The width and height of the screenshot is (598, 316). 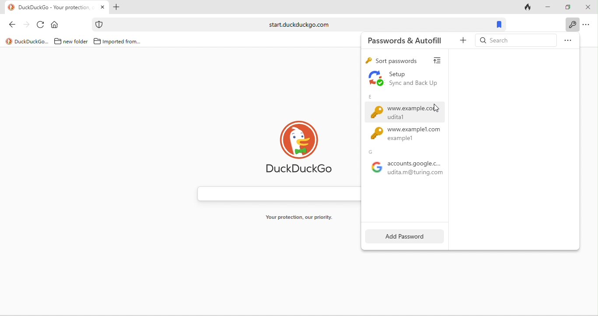 I want to click on cursor, so click(x=436, y=109).